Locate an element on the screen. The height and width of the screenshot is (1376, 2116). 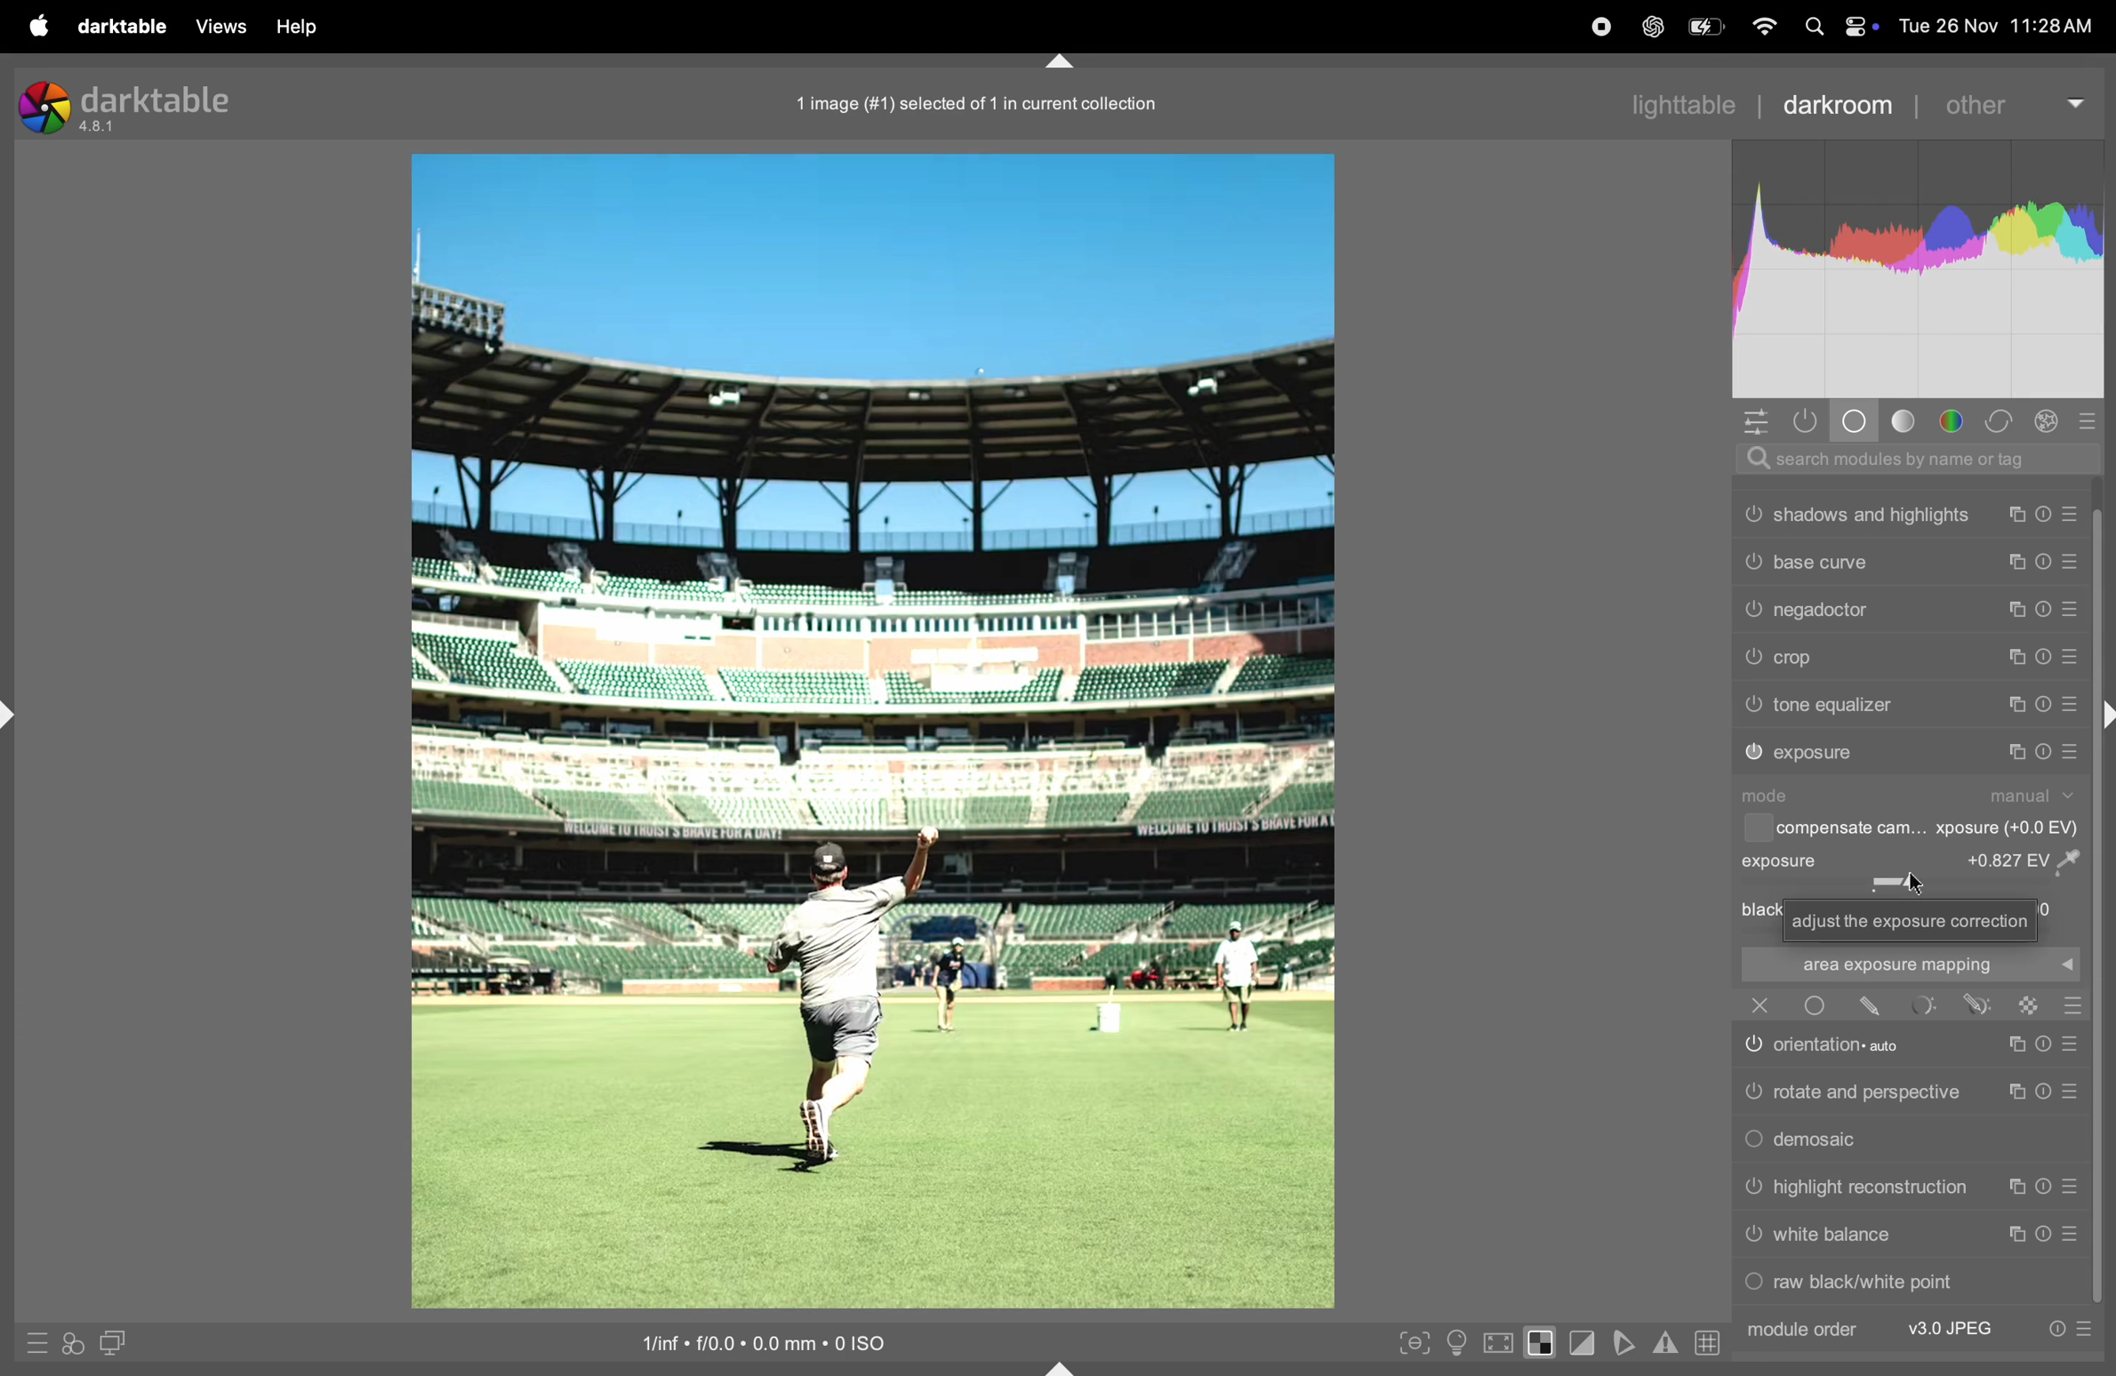
copy is located at coordinates (2012, 1188).